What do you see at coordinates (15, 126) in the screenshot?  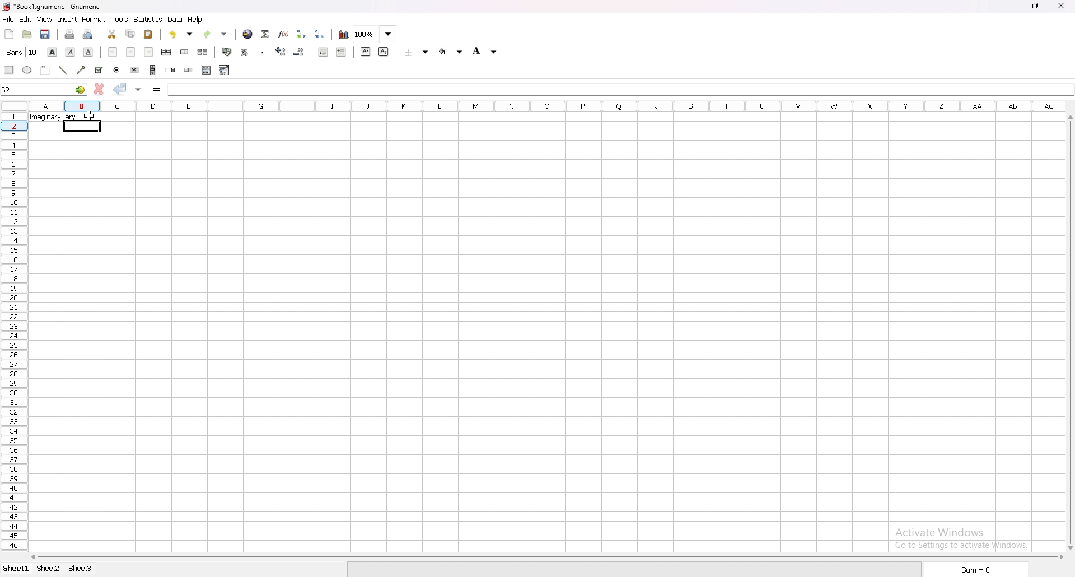 I see `selected cell row` at bounding box center [15, 126].